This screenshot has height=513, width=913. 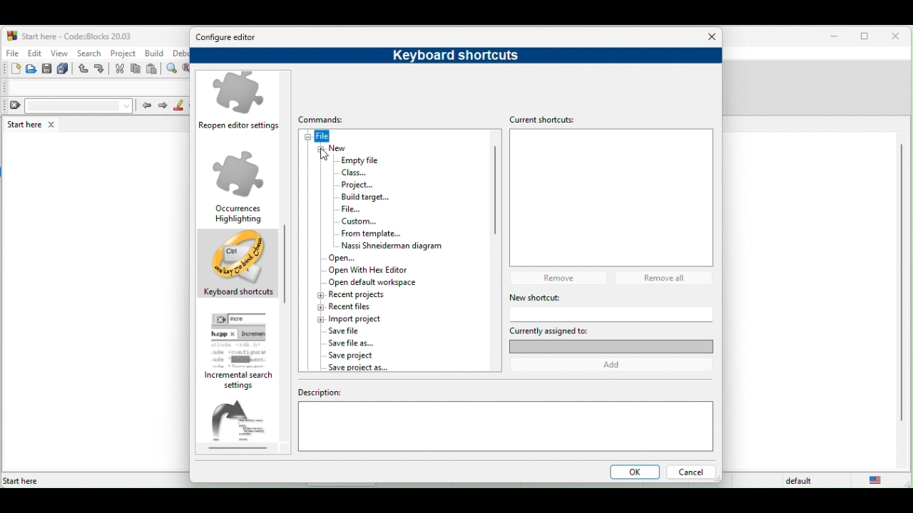 What do you see at coordinates (548, 119) in the screenshot?
I see `current shortcuts` at bounding box center [548, 119].